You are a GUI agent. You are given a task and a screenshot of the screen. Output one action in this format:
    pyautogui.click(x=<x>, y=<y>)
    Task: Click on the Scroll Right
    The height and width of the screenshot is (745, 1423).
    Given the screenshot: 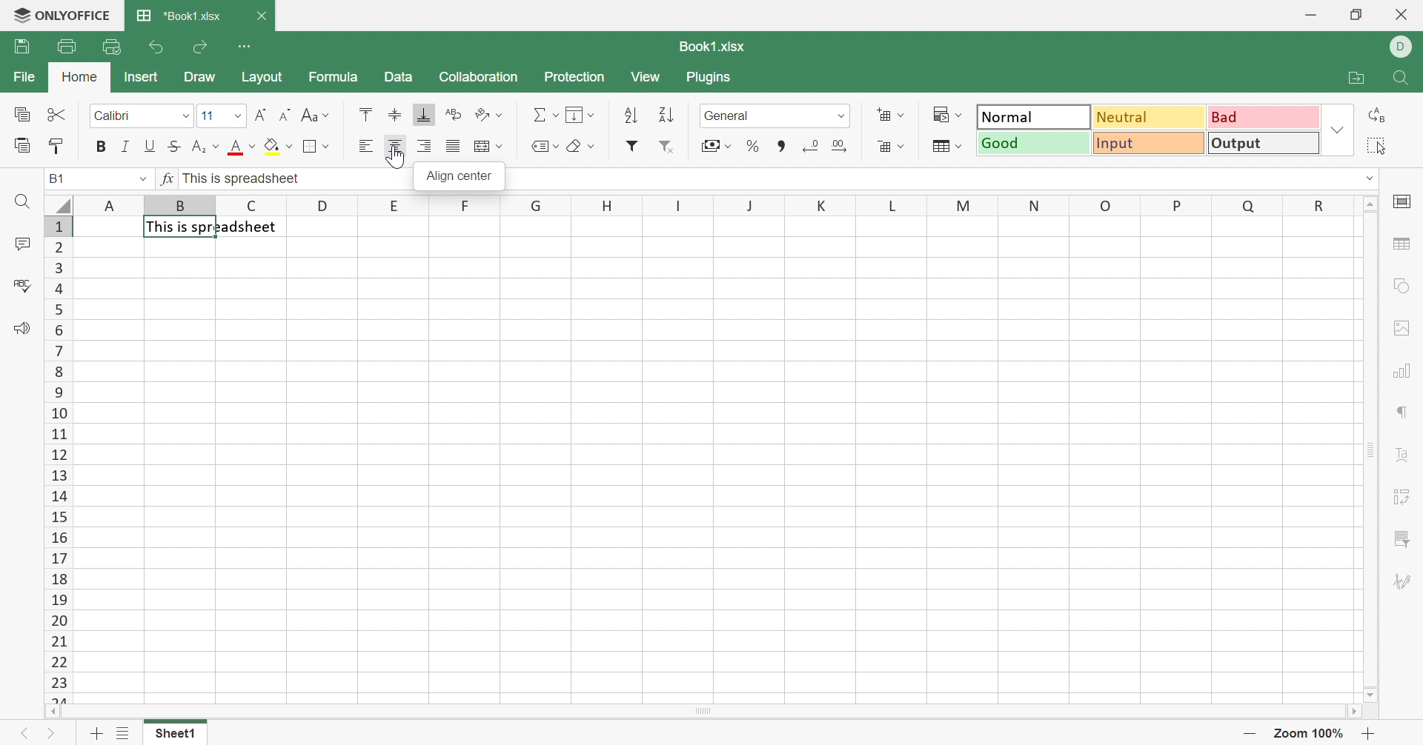 What is the action you would take?
    pyautogui.click(x=1355, y=711)
    